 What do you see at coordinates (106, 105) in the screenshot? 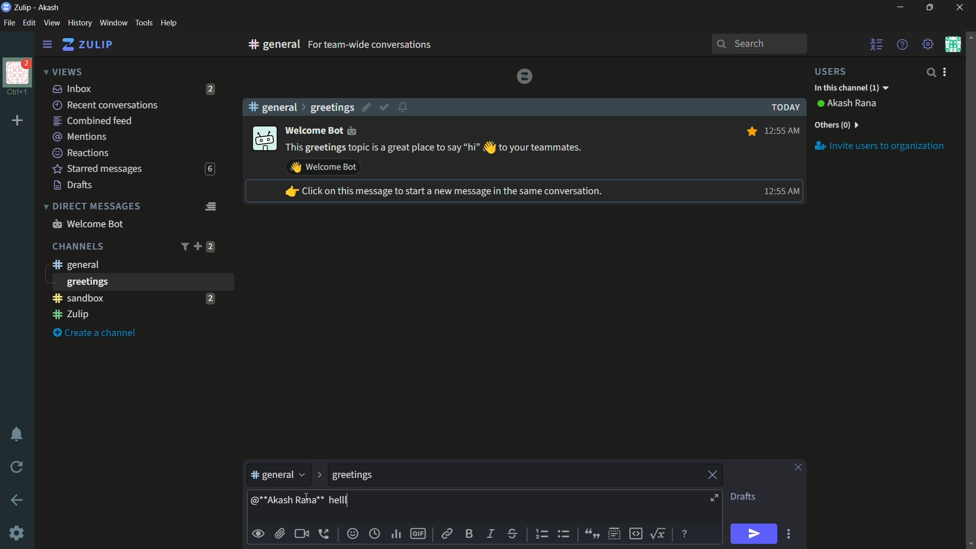
I see `recent conversation` at bounding box center [106, 105].